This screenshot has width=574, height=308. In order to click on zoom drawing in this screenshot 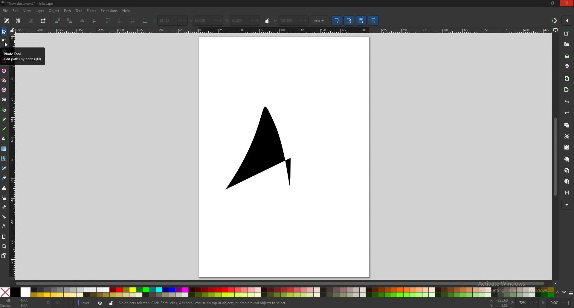, I will do `click(567, 171)`.